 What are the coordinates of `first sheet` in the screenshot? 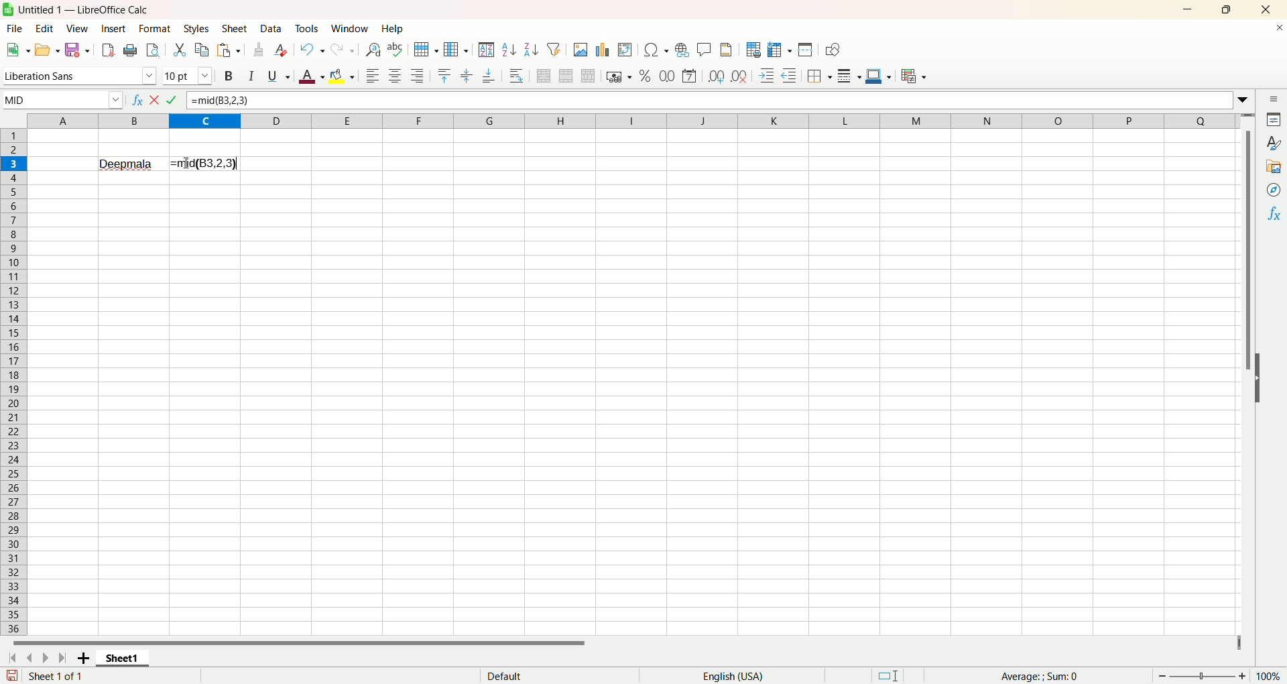 It's located at (11, 660).